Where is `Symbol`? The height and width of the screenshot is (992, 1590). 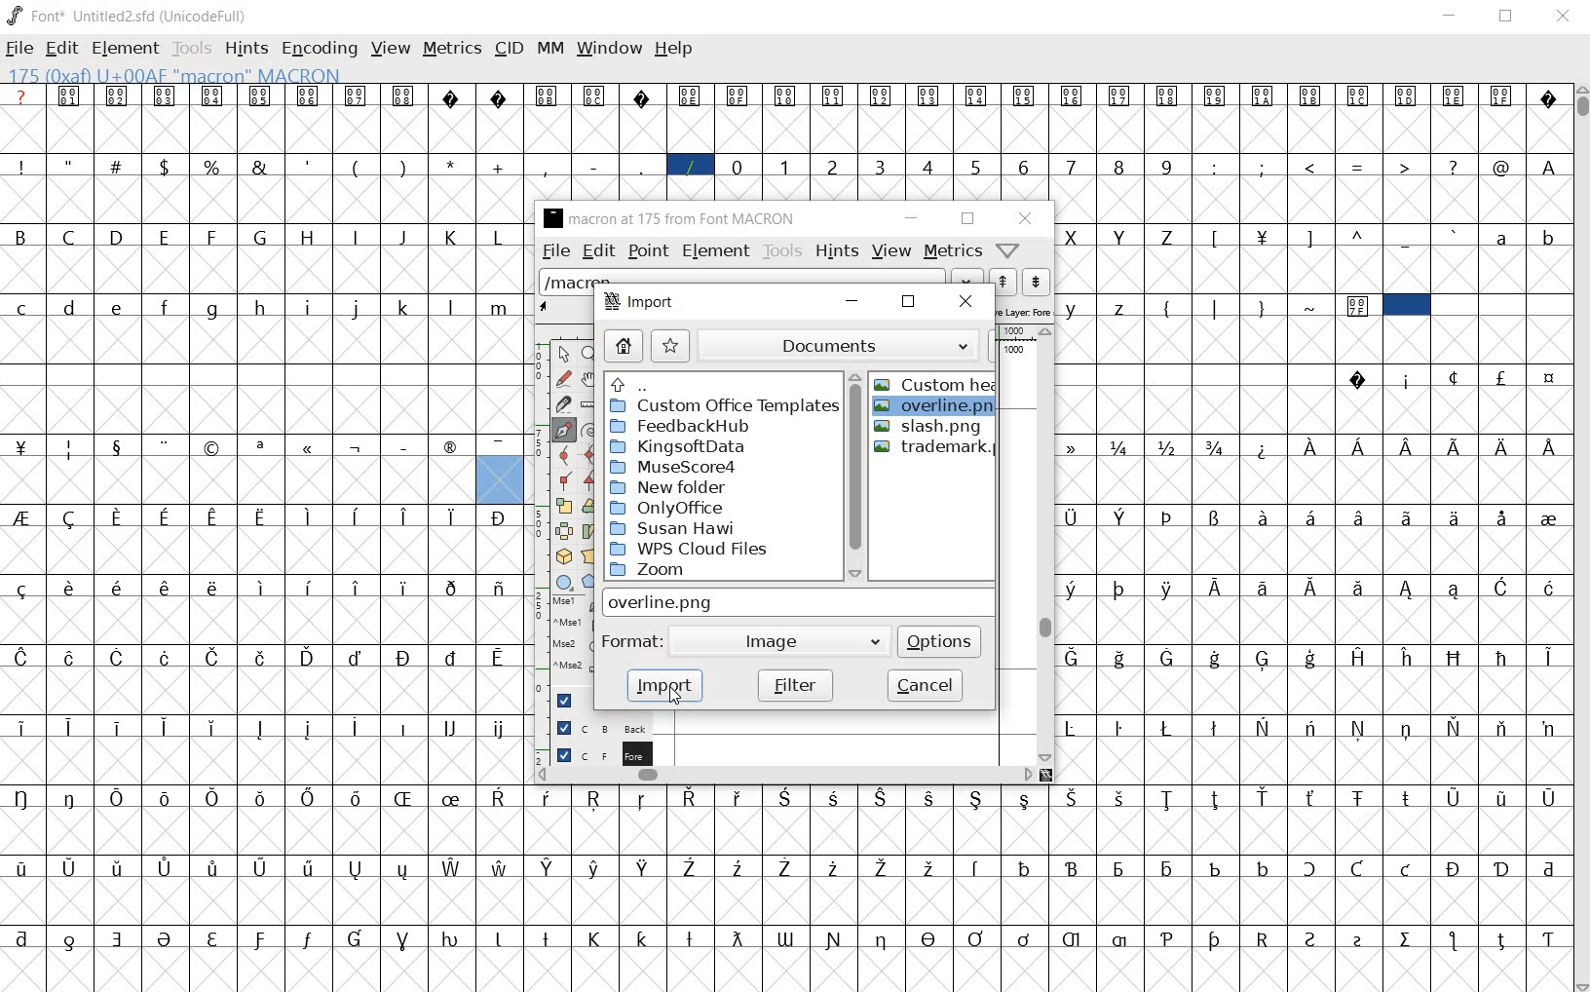 Symbol is located at coordinates (1357, 307).